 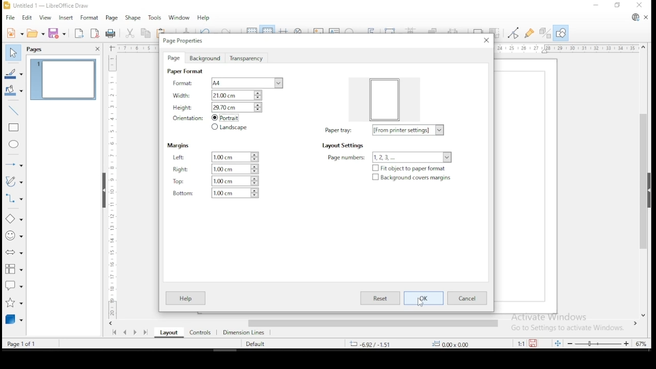 What do you see at coordinates (560, 33) in the screenshot?
I see `show draw functions` at bounding box center [560, 33].